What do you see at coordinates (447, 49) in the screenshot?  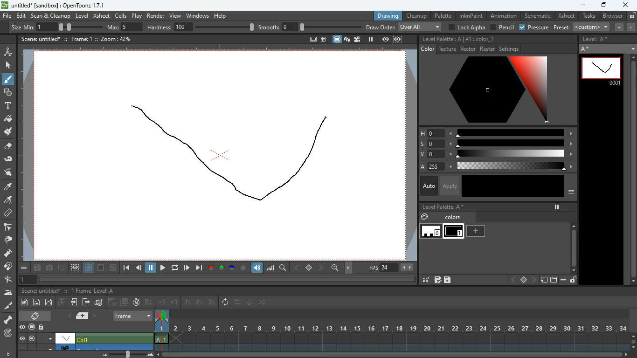 I see `texture` at bounding box center [447, 49].